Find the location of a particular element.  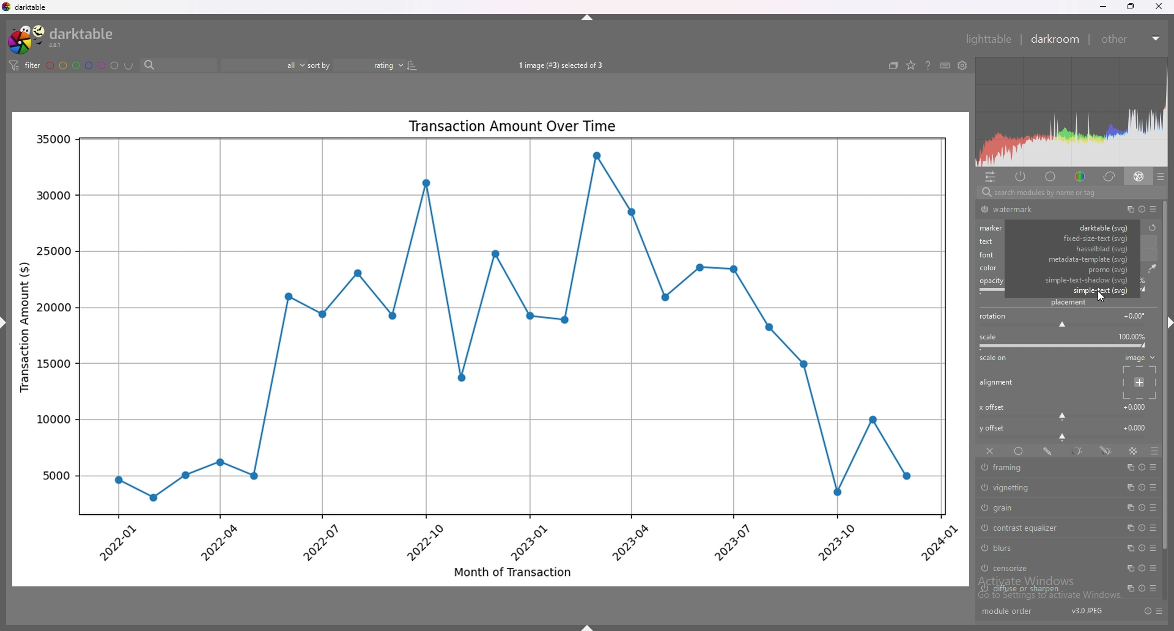

contrast equalizer is located at coordinates (1043, 528).